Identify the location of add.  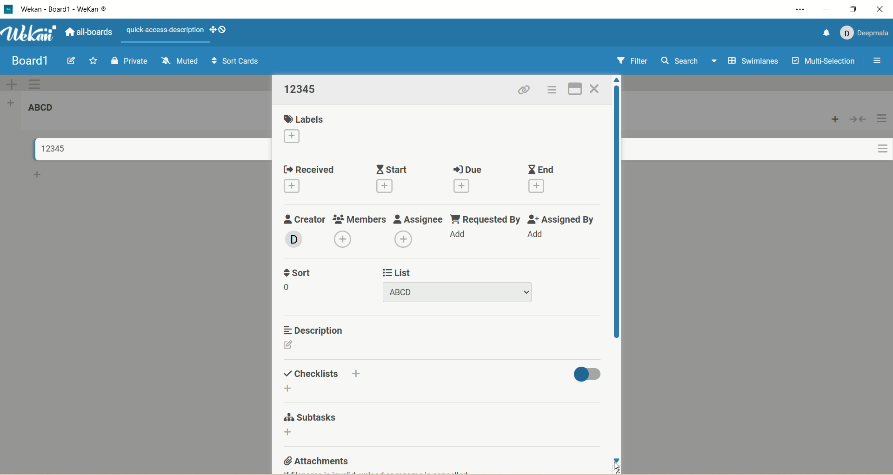
(385, 185).